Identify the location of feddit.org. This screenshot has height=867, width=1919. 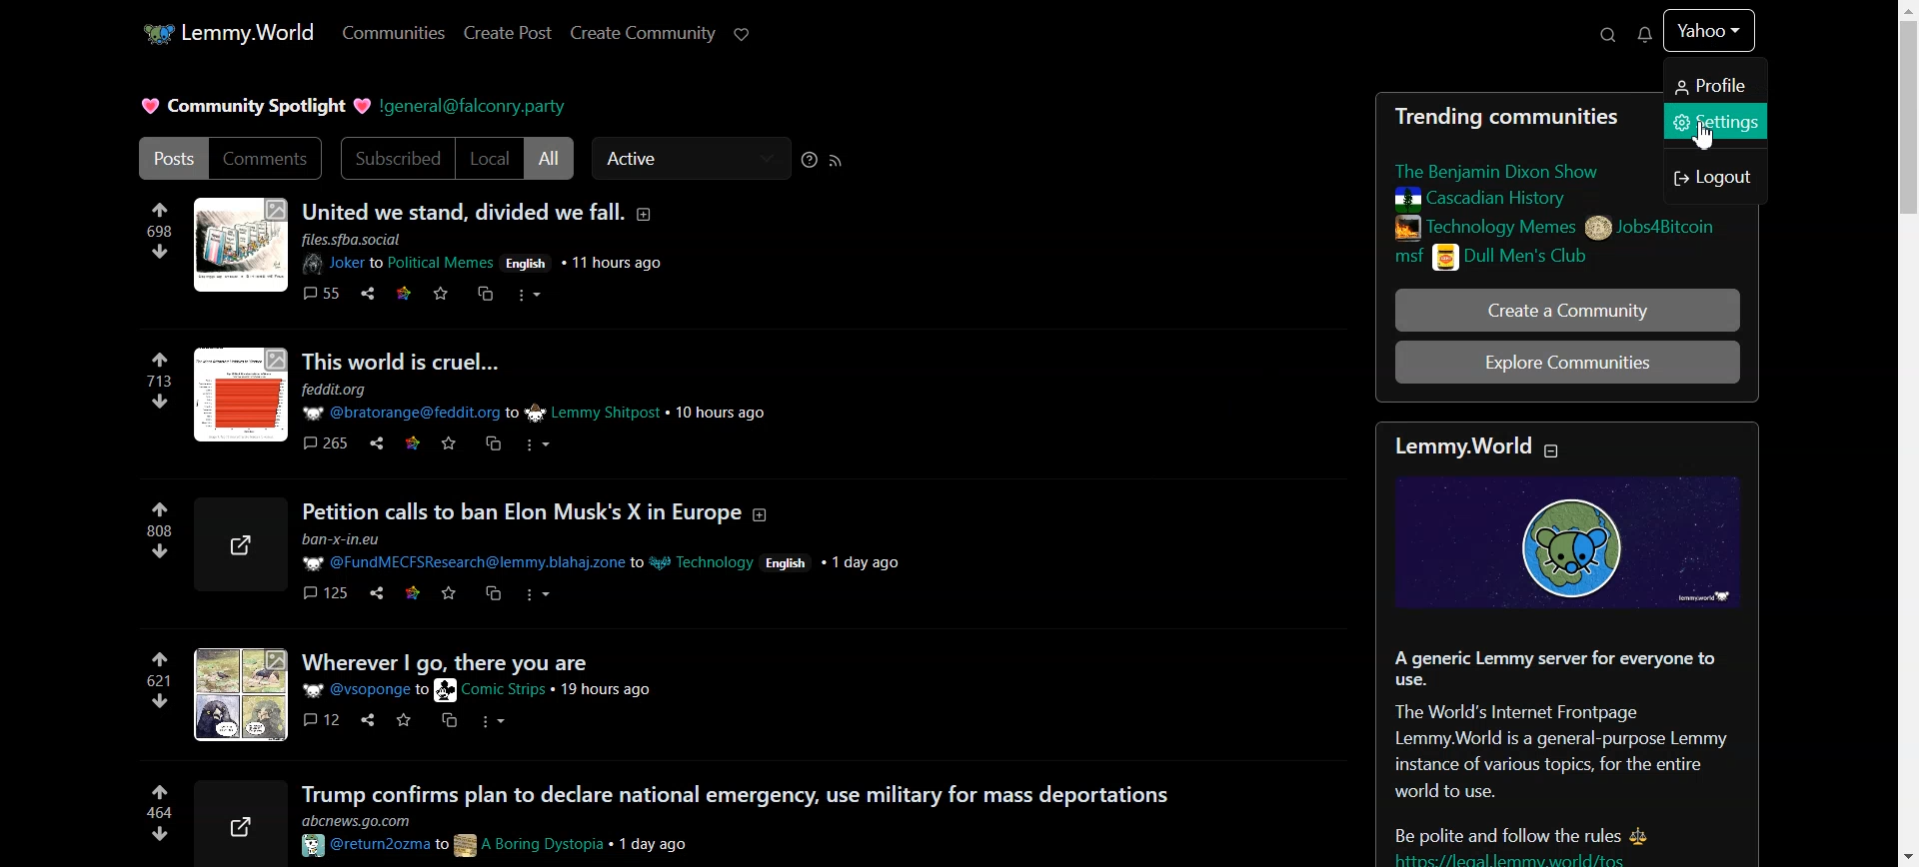
(340, 389).